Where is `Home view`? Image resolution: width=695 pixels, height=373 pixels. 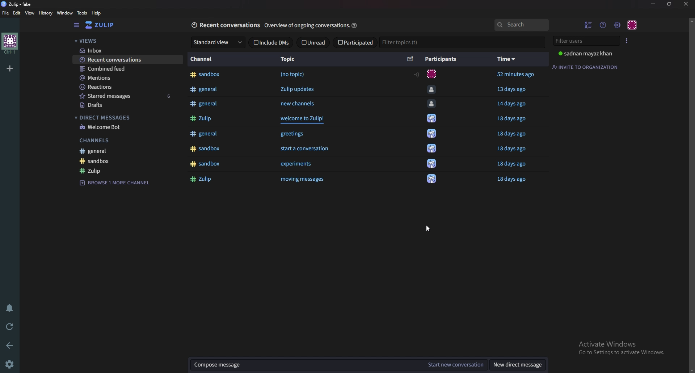 Home view is located at coordinates (107, 25).